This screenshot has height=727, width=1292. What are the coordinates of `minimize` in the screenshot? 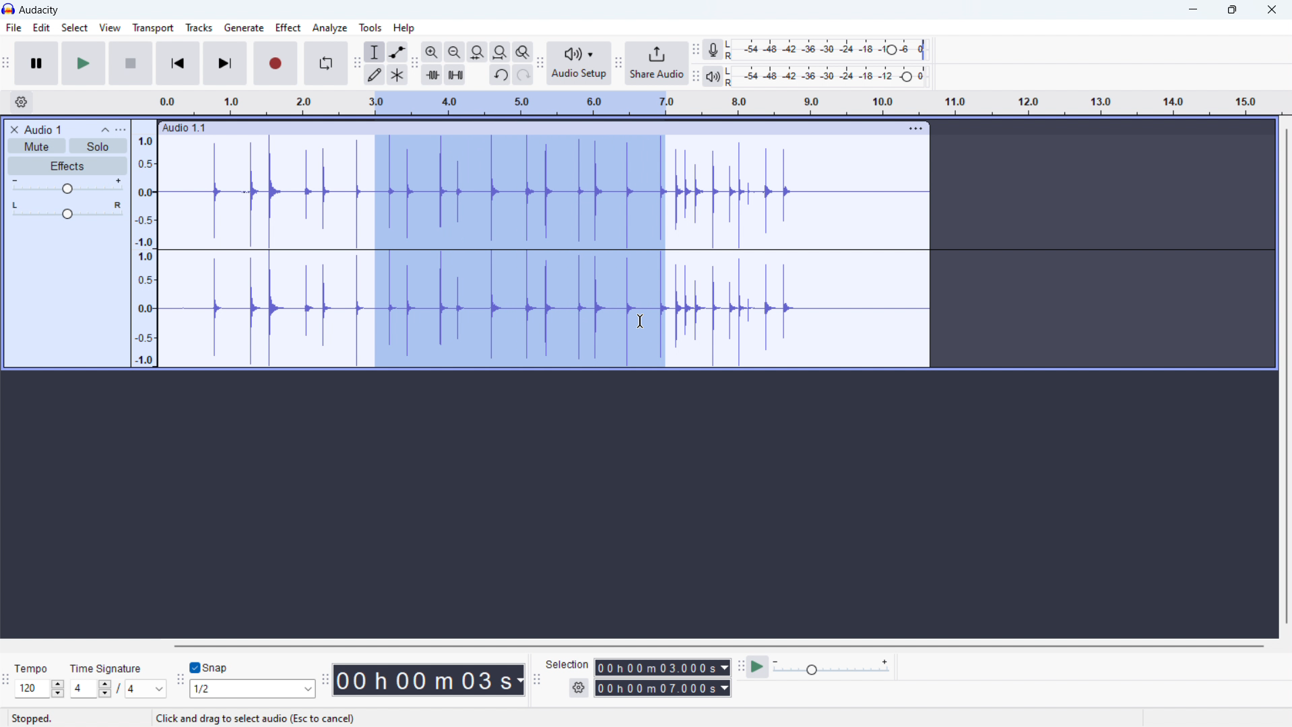 It's located at (1193, 10).